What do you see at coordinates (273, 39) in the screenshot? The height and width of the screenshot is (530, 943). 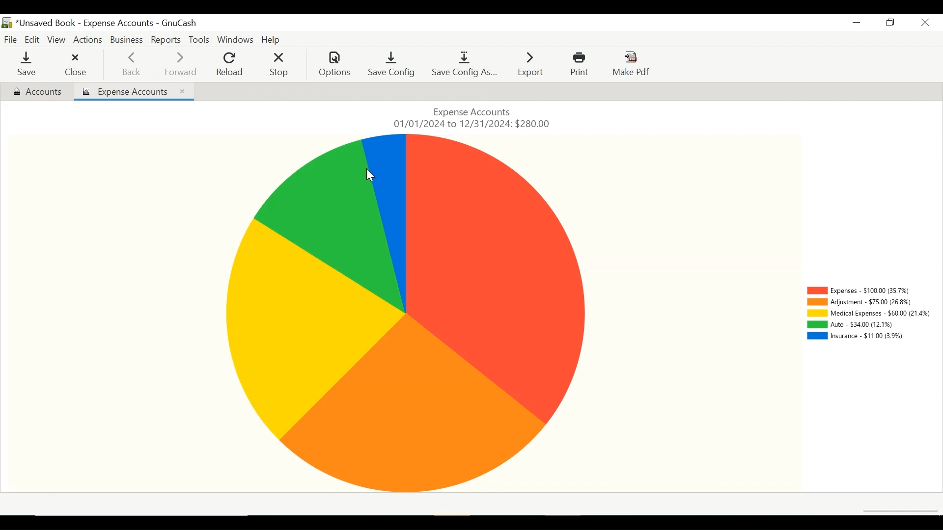 I see `Help` at bounding box center [273, 39].